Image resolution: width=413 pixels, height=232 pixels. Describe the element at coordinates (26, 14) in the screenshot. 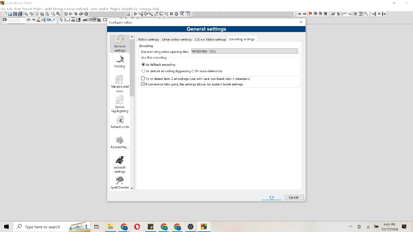

I see `Move up or down` at that location.